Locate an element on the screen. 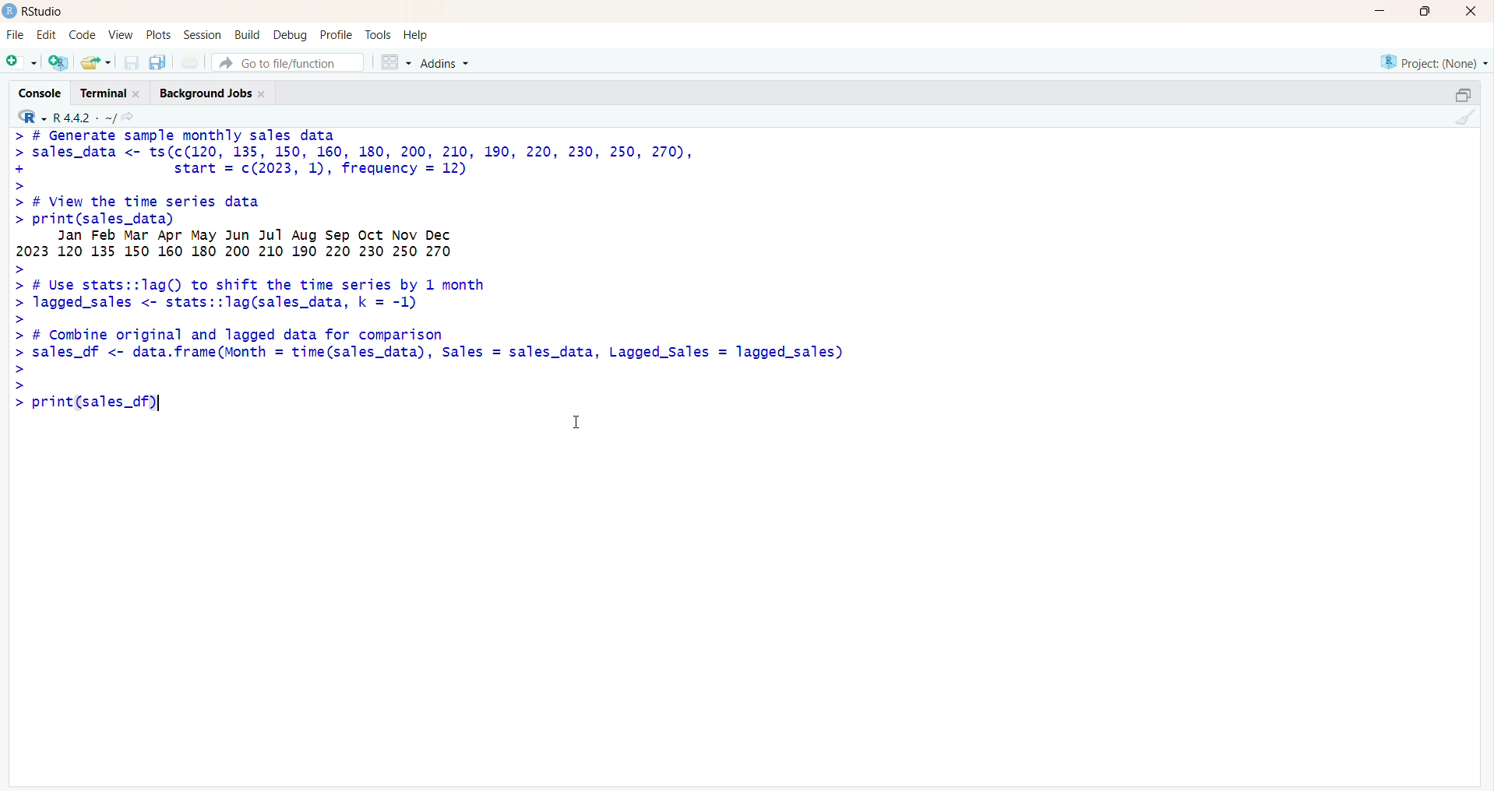  file is located at coordinates (13, 34).